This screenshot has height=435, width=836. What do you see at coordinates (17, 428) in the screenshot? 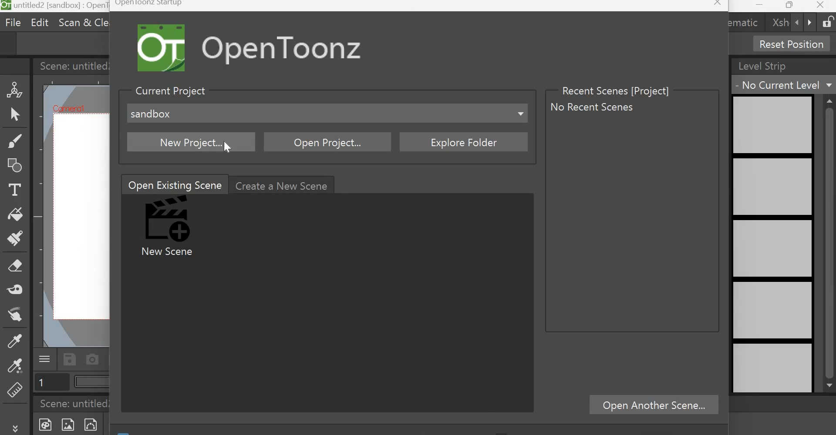
I see `More tools` at bounding box center [17, 428].